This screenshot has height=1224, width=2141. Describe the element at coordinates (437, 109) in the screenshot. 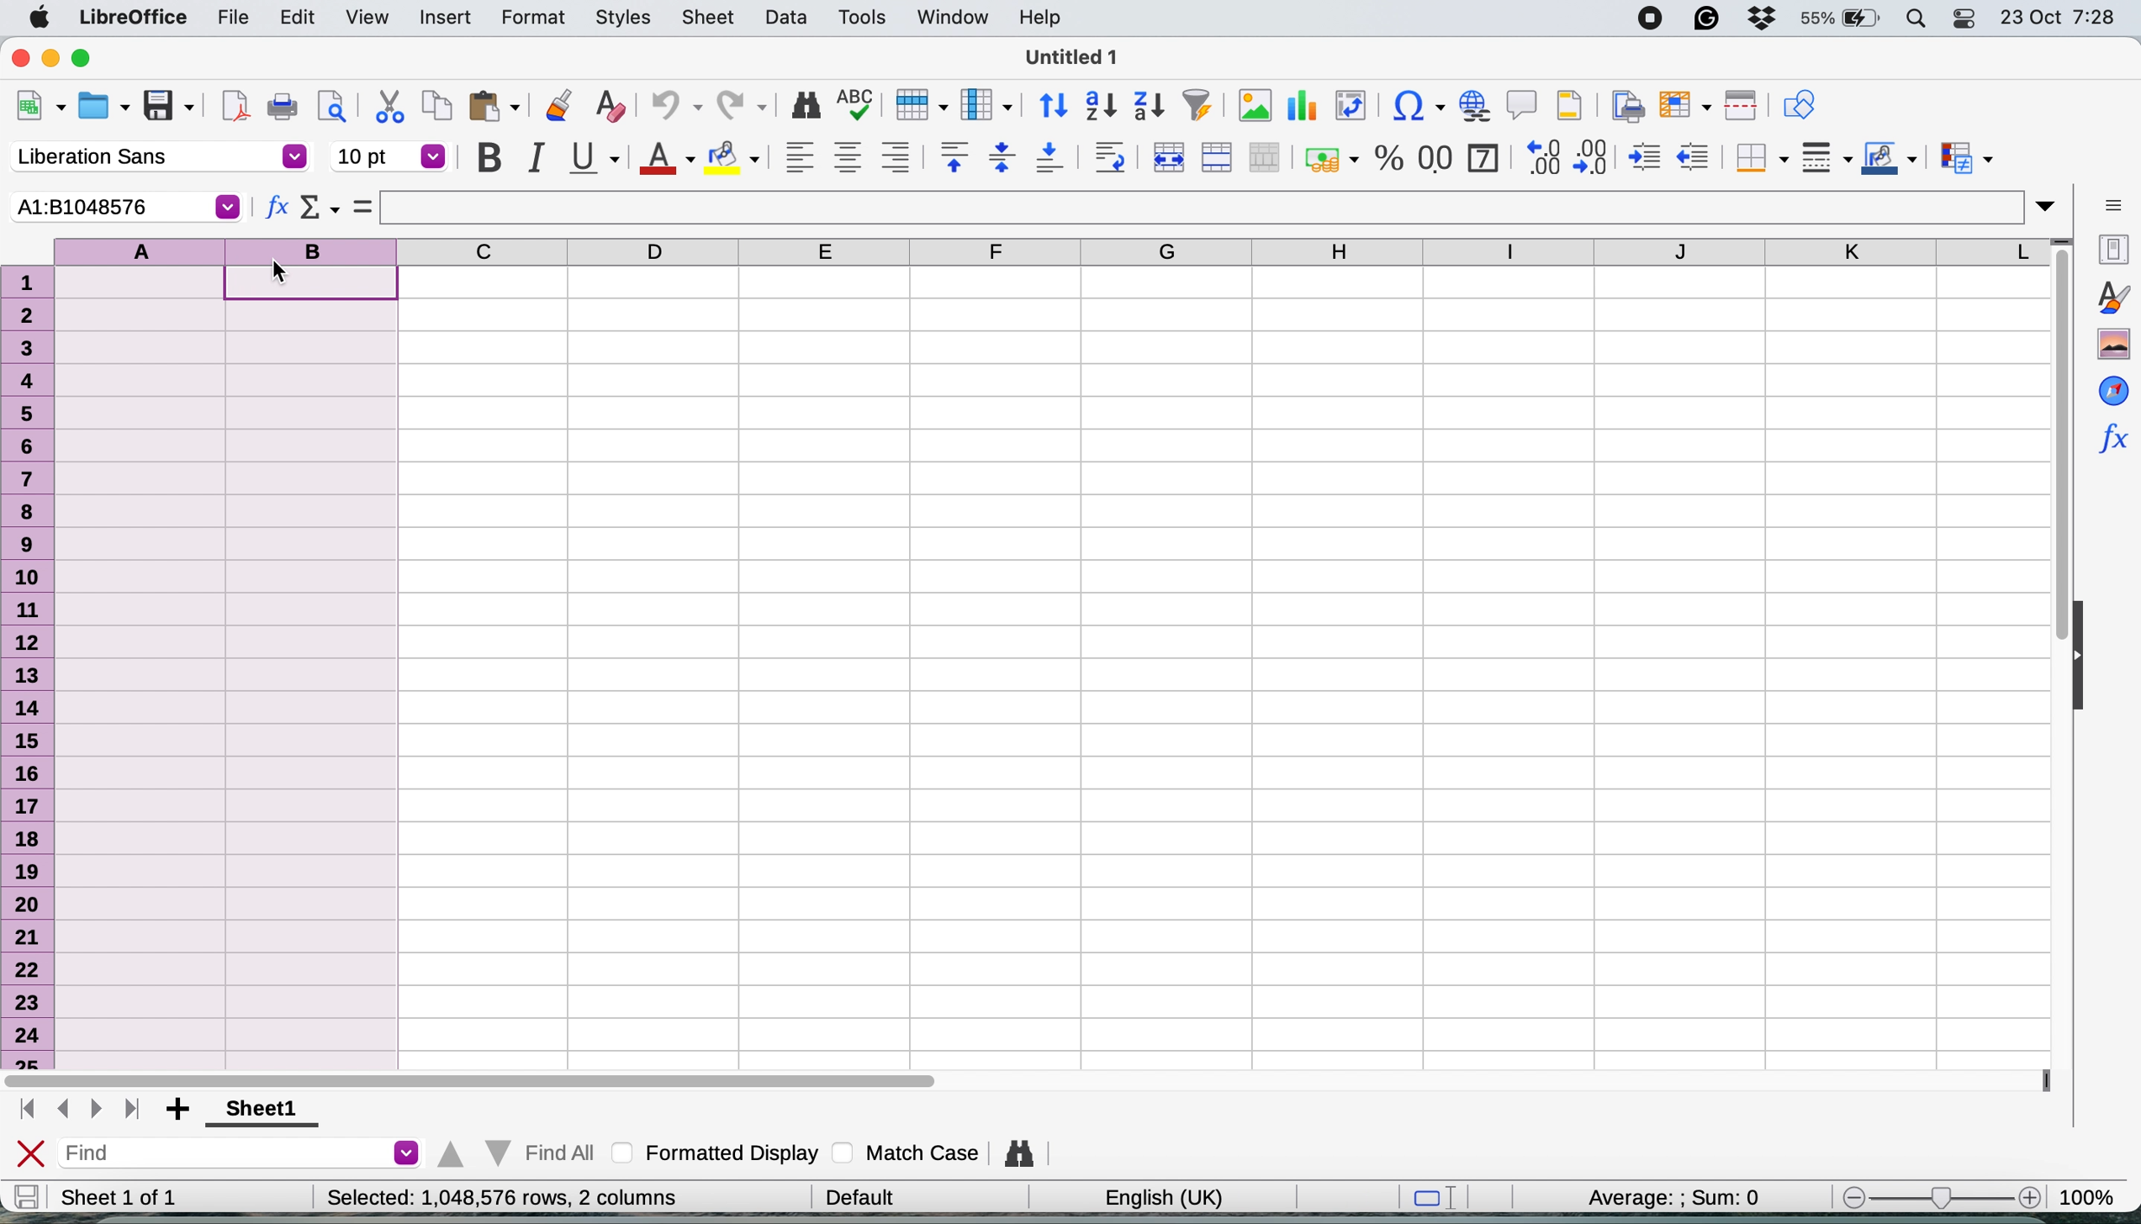

I see `copy` at that location.